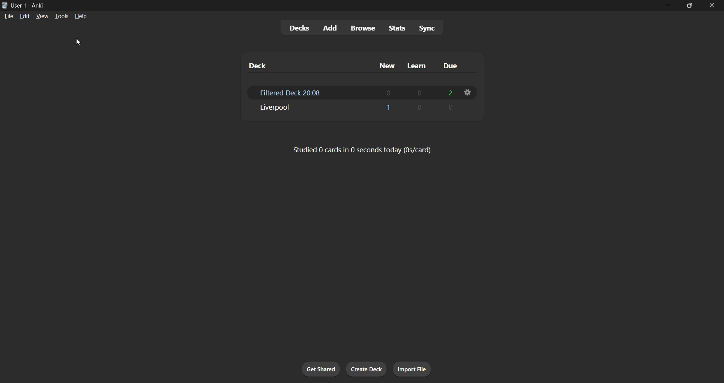 This screenshot has width=724, height=383. What do you see at coordinates (455, 66) in the screenshot?
I see `due column` at bounding box center [455, 66].